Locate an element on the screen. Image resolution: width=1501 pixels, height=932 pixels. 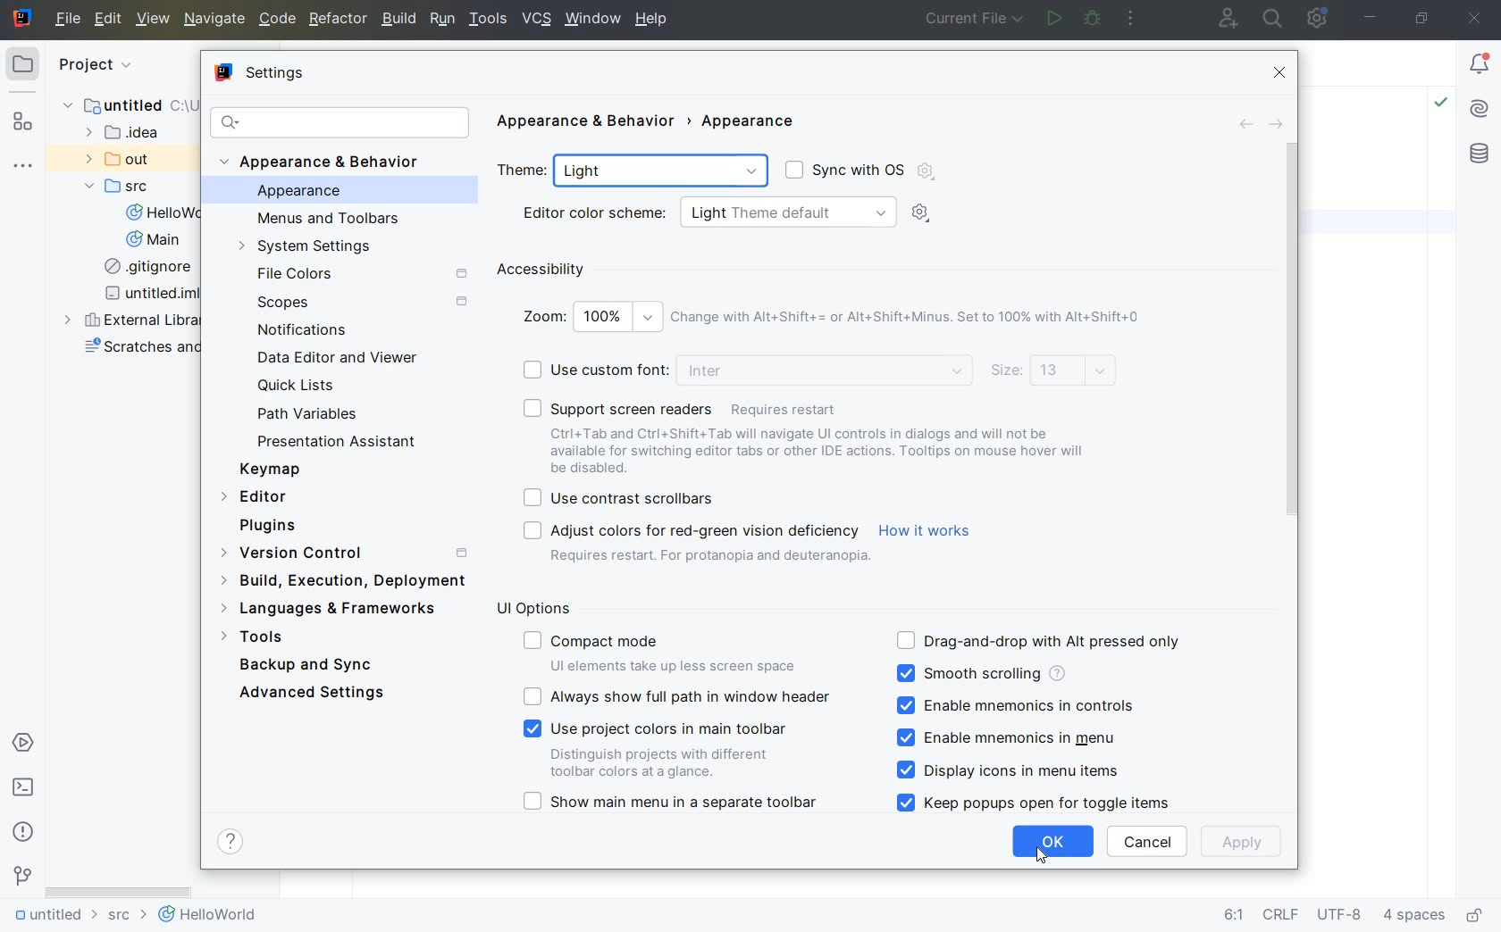
KEYMAP is located at coordinates (275, 469).